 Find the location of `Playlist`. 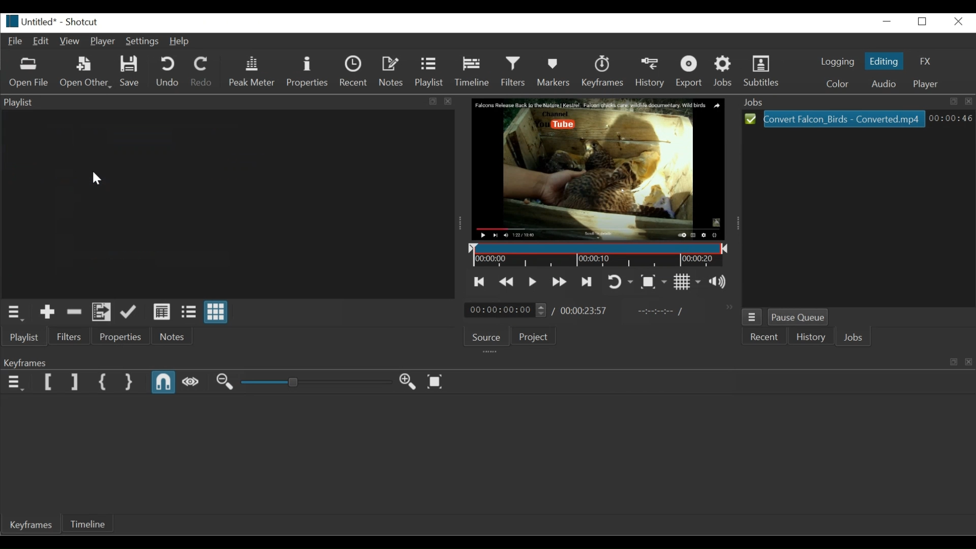

Playlist is located at coordinates (431, 72).